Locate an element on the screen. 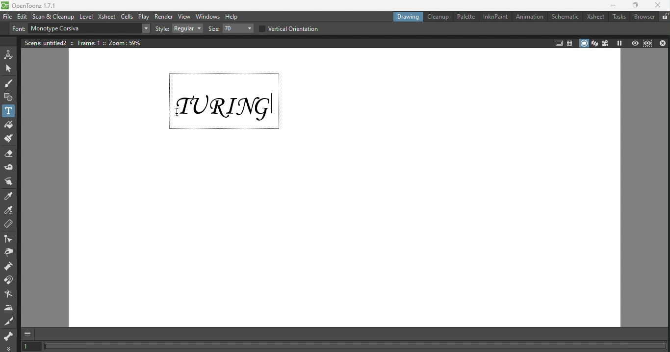  RGB picker tool is located at coordinates (10, 209).